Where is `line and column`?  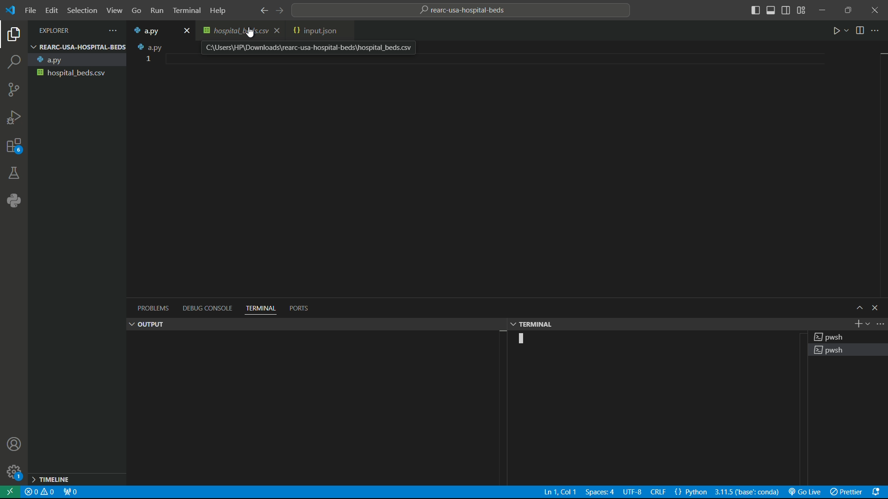
line and column is located at coordinates (557, 493).